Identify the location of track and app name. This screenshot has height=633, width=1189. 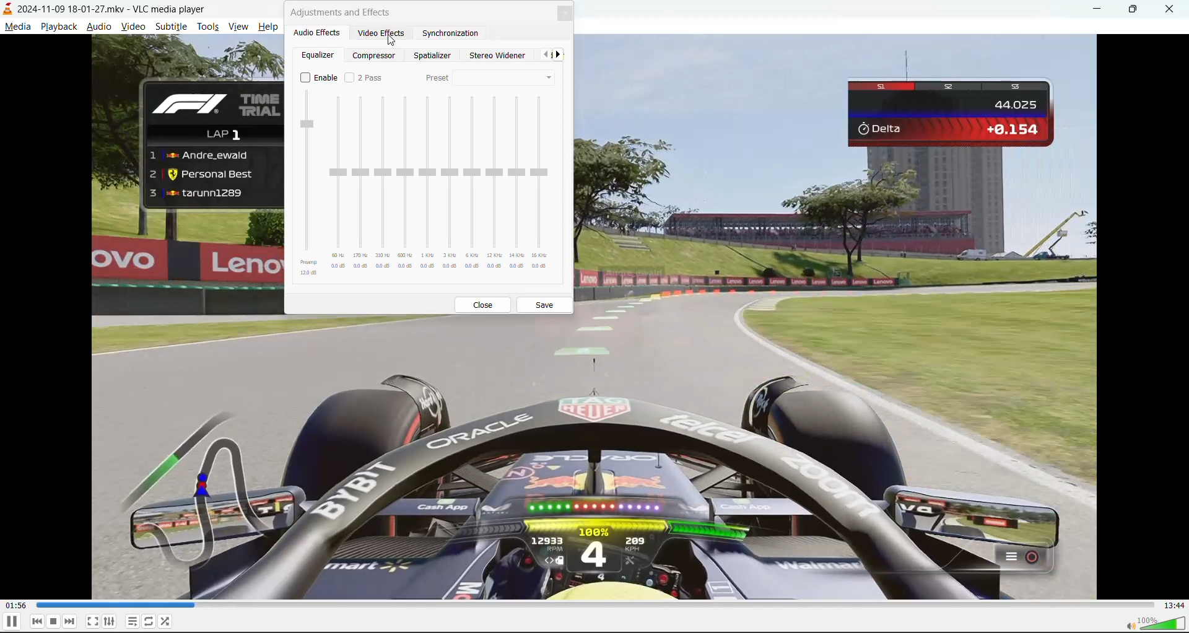
(105, 7).